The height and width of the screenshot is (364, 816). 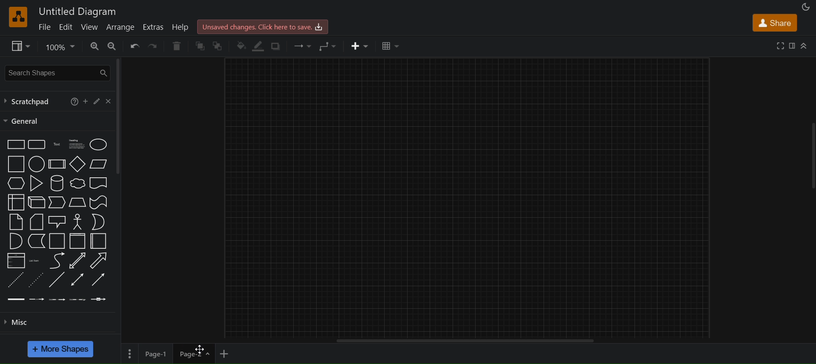 I want to click on bidirectional arrow, so click(x=77, y=261).